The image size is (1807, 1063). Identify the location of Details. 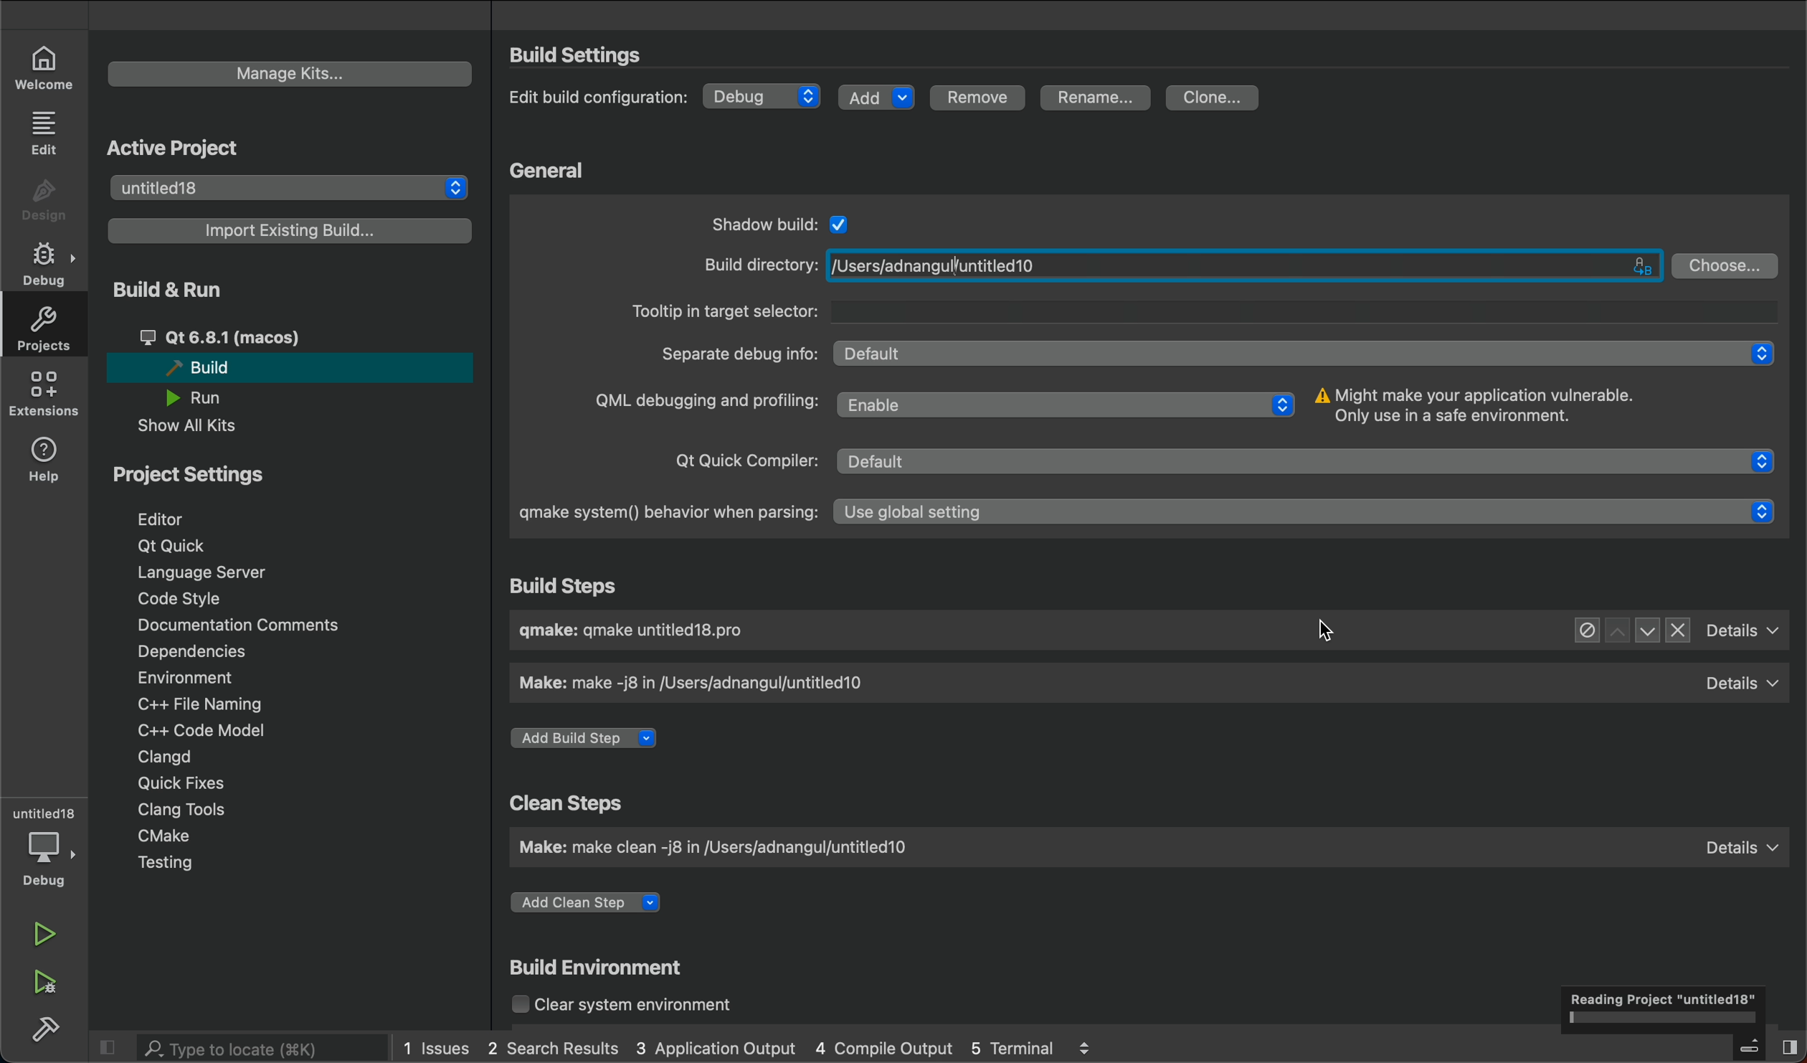
(1745, 630).